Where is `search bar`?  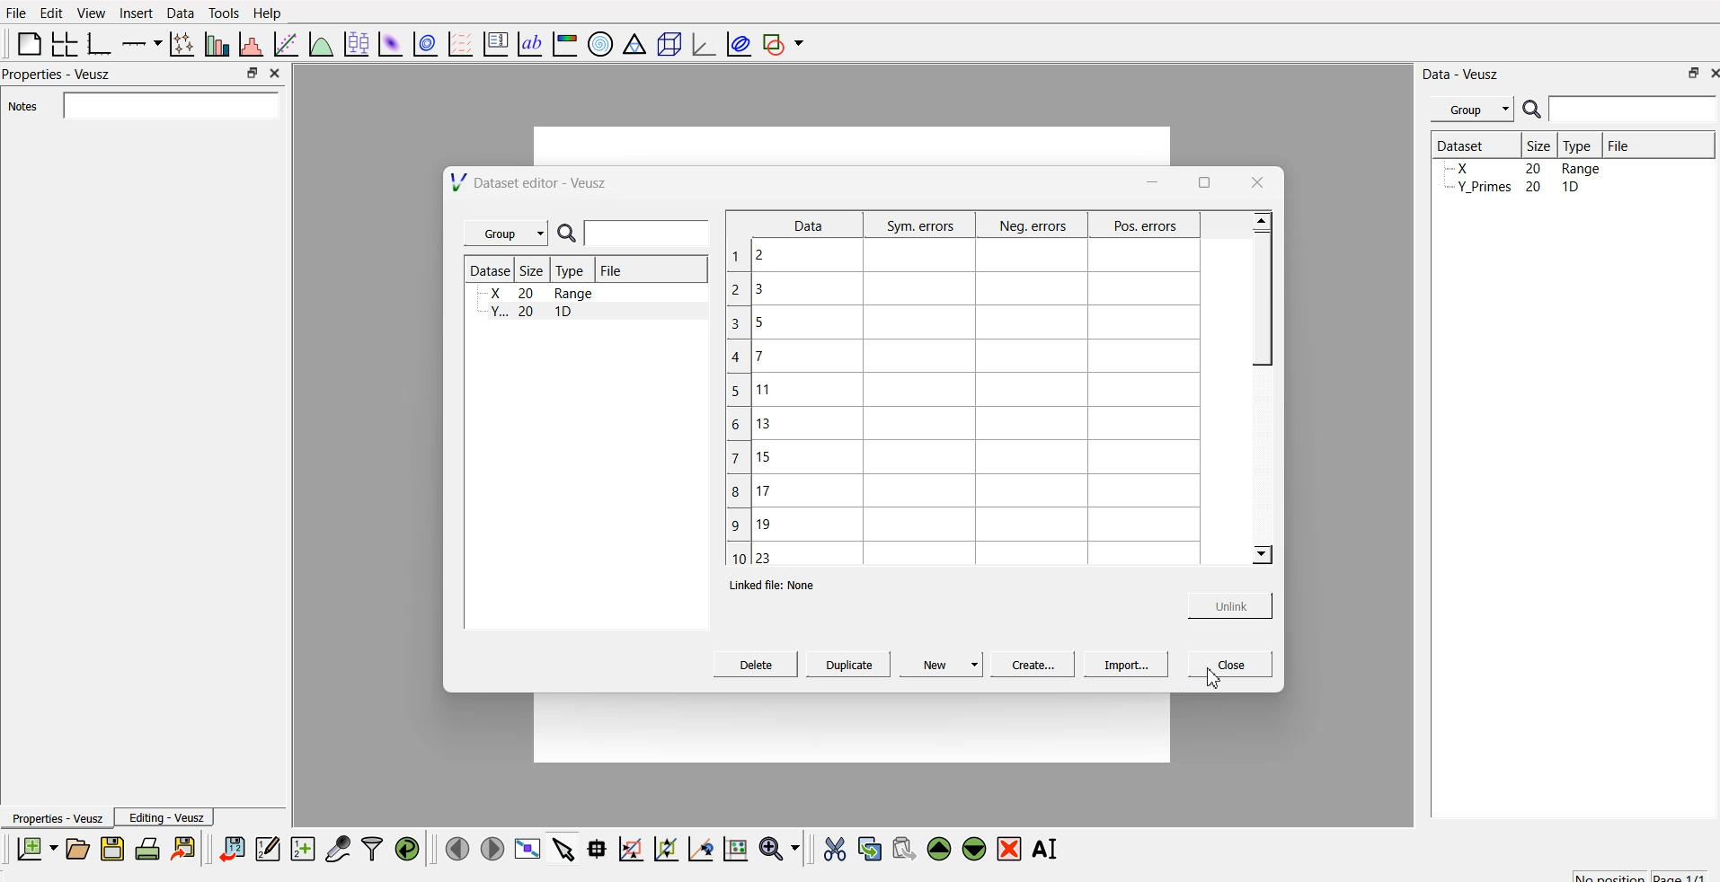 search bar is located at coordinates (167, 105).